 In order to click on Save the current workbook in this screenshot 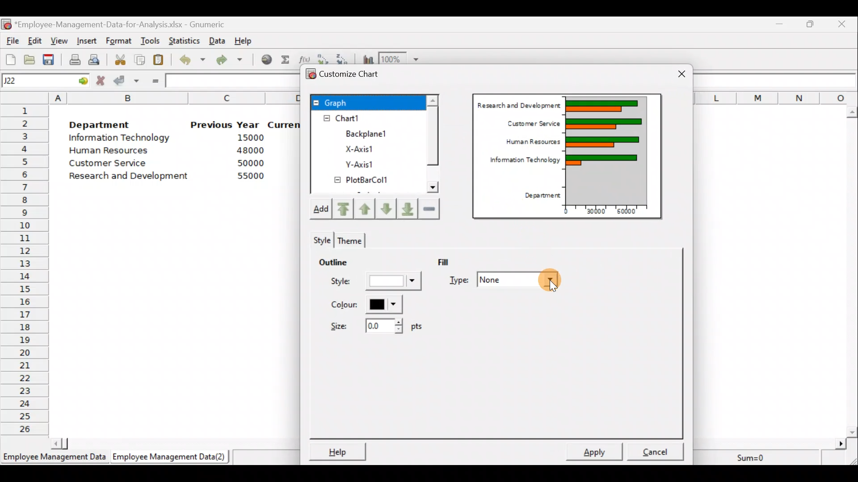, I will do `click(49, 58)`.